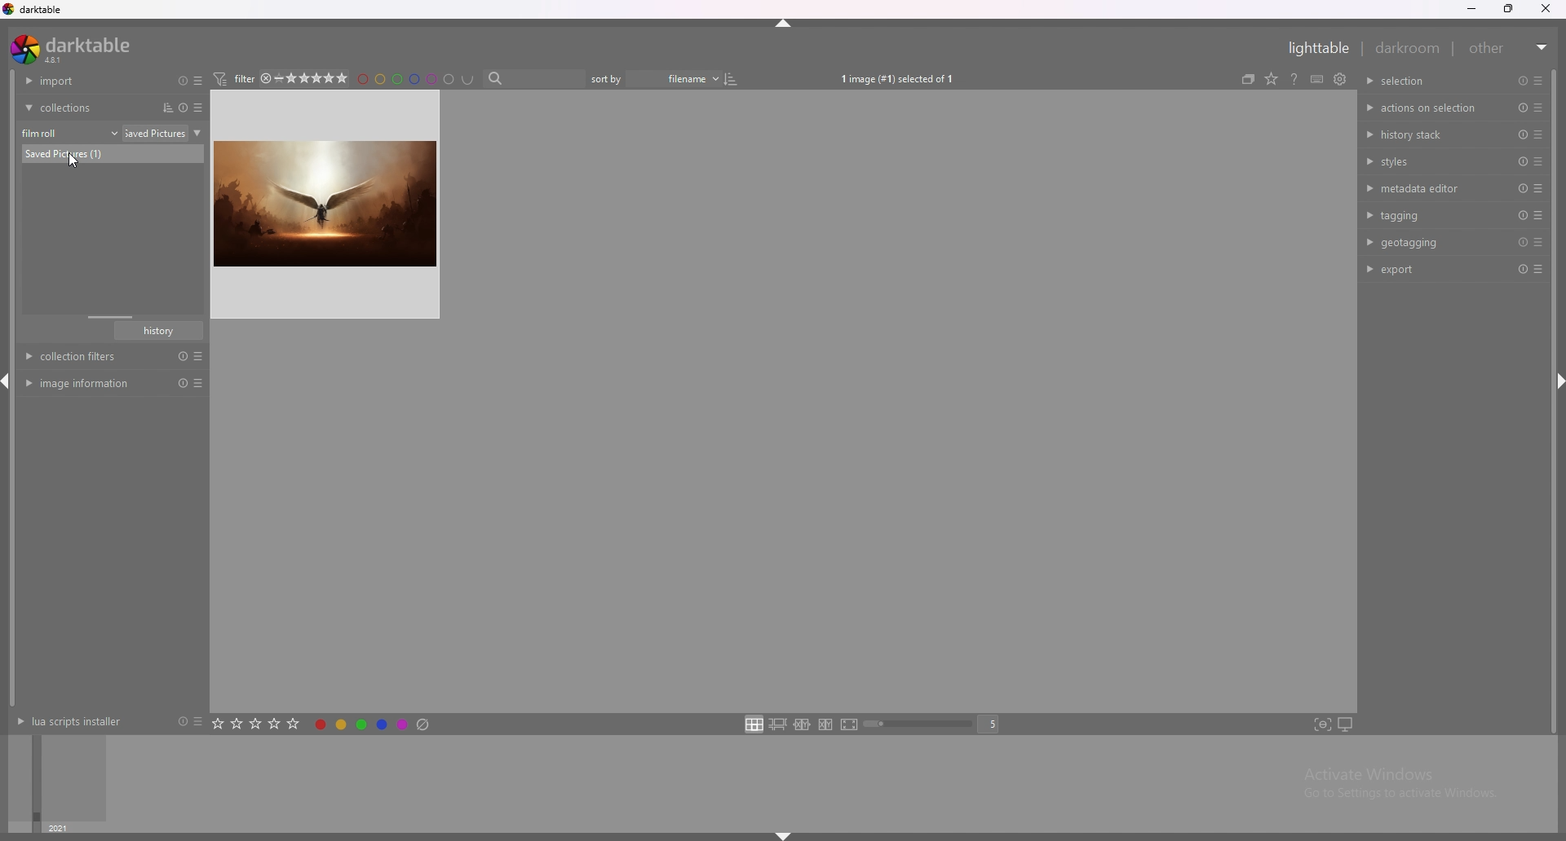 This screenshot has width=1566, height=841. Describe the element at coordinates (113, 383) in the screenshot. I see `image information` at that location.